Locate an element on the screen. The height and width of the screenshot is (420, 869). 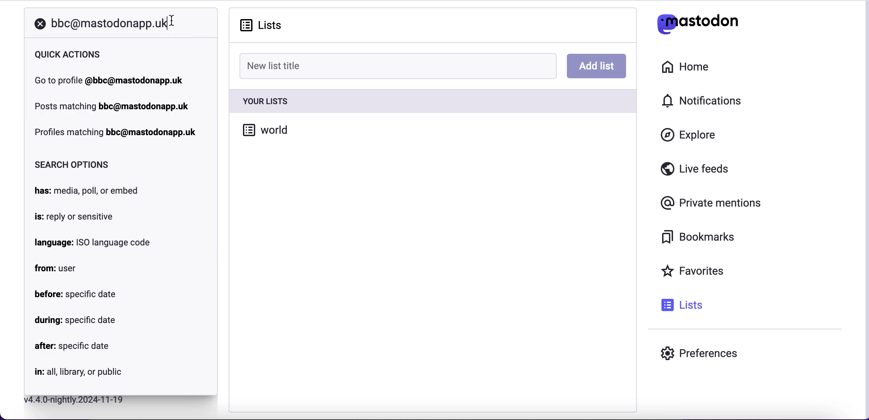
add is located at coordinates (596, 66).